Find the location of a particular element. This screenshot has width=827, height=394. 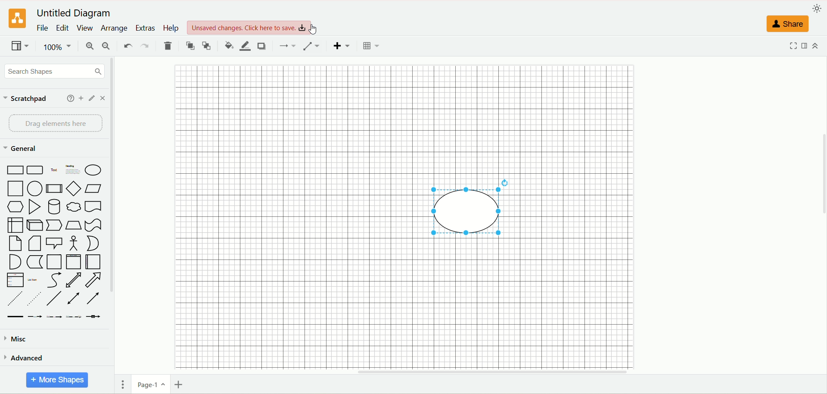

eclipse is located at coordinates (474, 211).